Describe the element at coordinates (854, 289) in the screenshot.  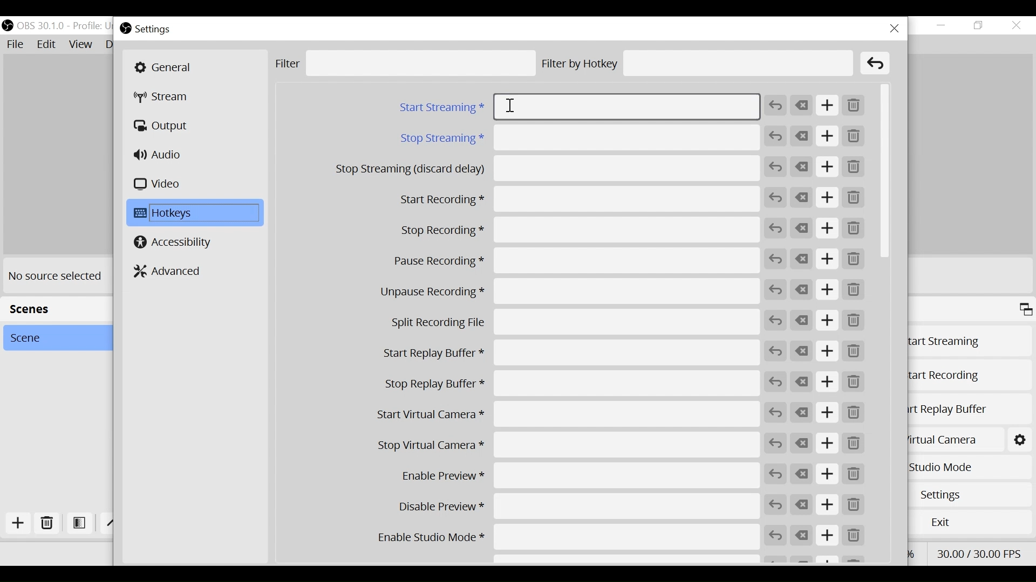
I see `Remove` at that location.